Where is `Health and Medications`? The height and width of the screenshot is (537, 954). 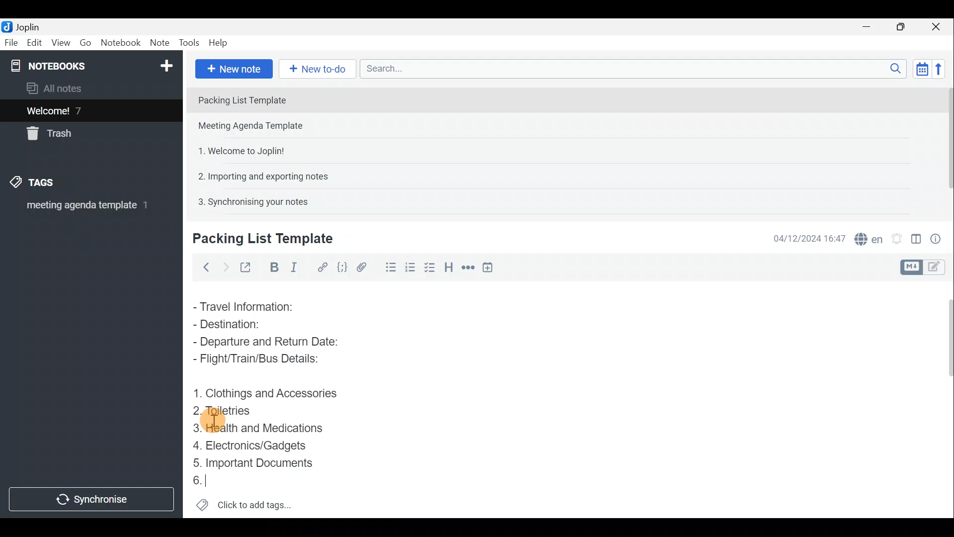
Health and Medications is located at coordinates (264, 429).